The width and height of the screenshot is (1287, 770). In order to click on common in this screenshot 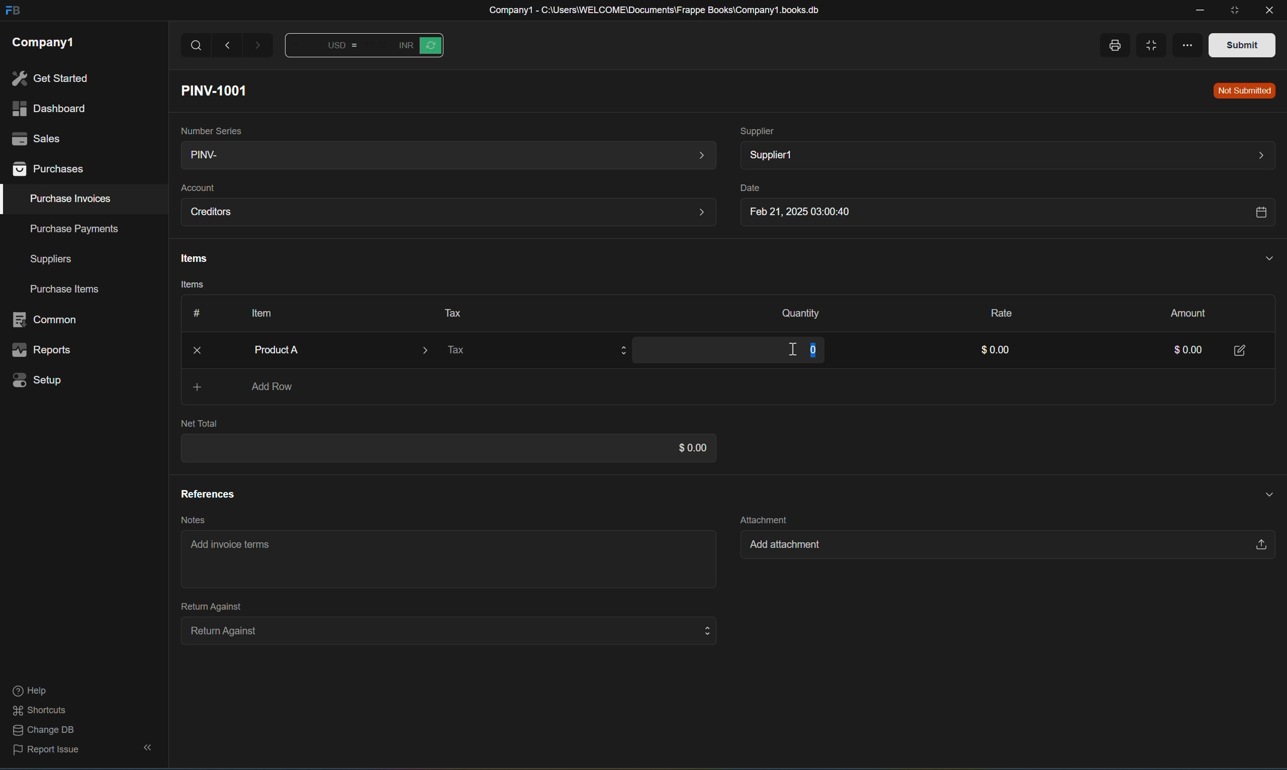, I will do `click(48, 320)`.